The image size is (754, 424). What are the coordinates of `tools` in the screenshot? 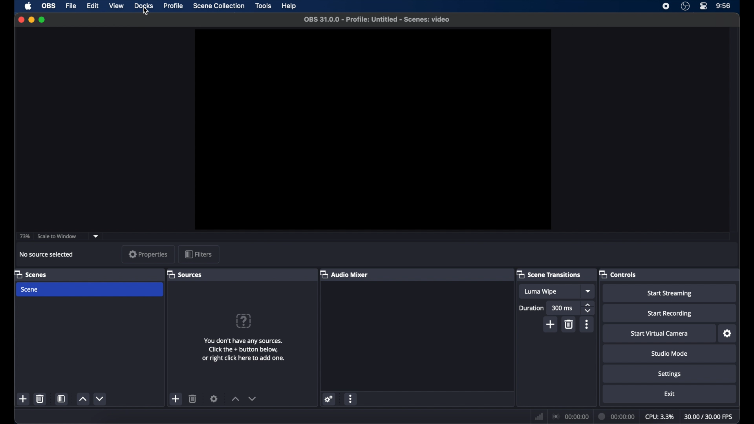 It's located at (264, 6).